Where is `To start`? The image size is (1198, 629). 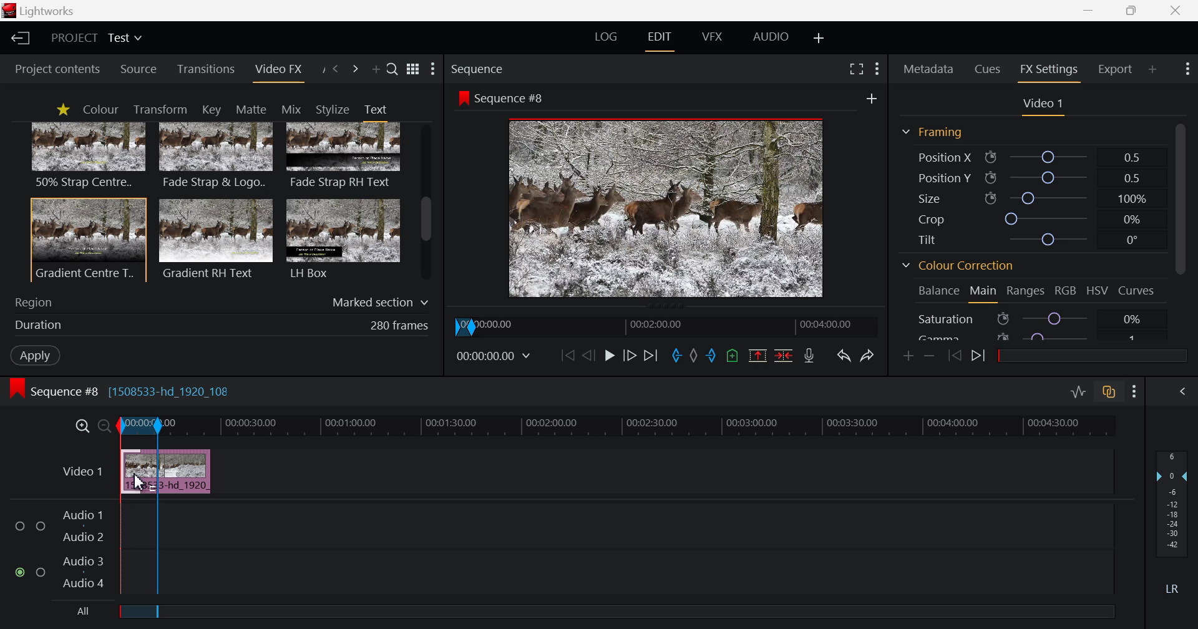 To start is located at coordinates (566, 357).